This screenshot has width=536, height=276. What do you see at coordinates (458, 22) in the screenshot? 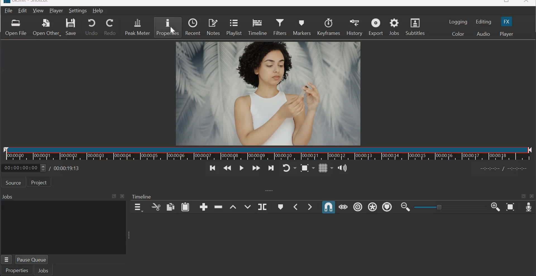
I see `Logging` at bounding box center [458, 22].